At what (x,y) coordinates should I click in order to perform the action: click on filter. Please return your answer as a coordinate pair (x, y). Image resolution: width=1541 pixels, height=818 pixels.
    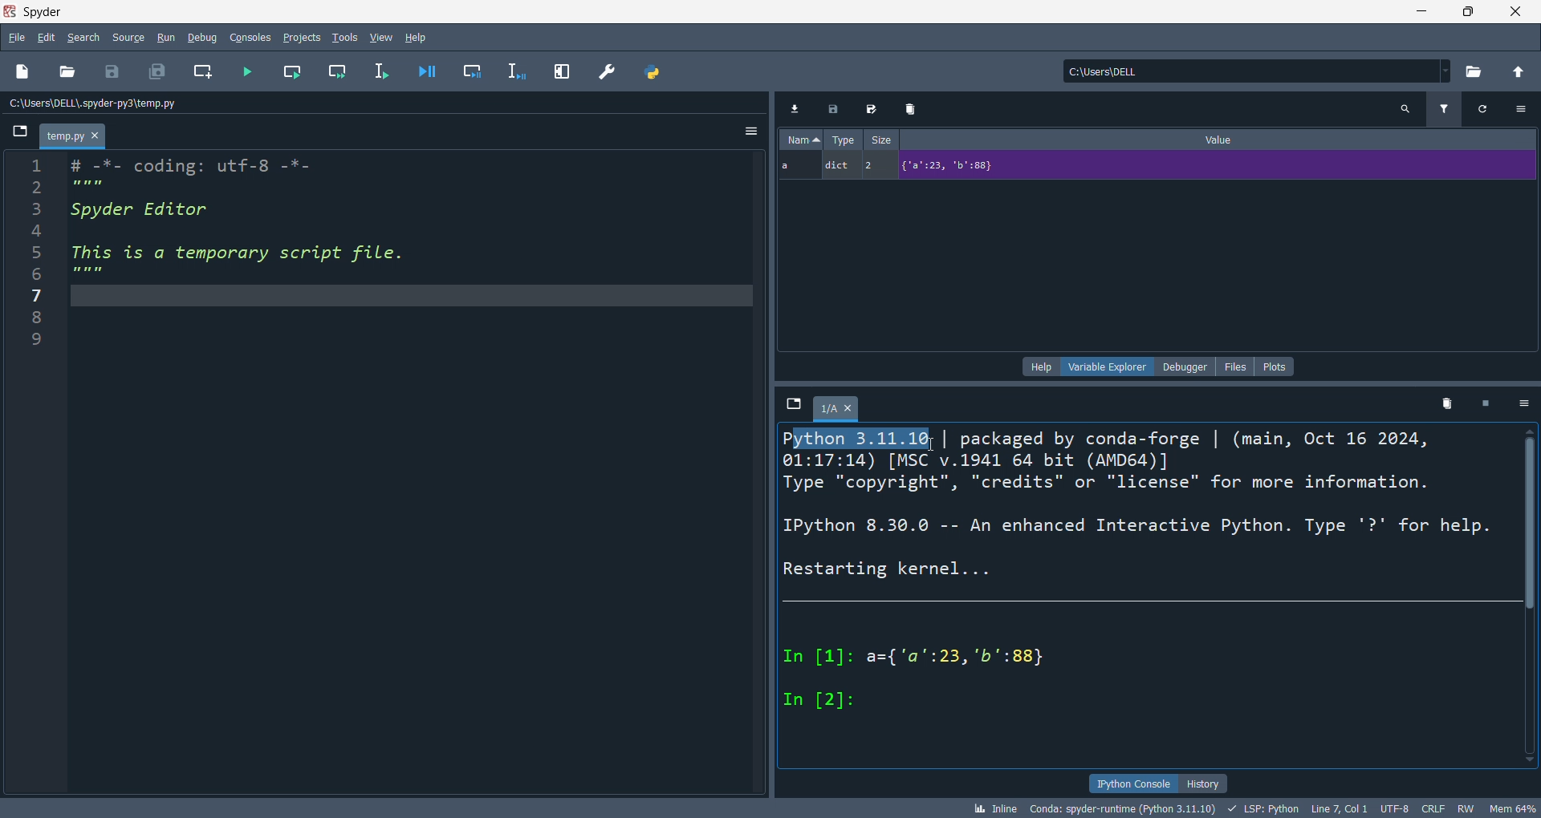
    Looking at the image, I should click on (1447, 107).